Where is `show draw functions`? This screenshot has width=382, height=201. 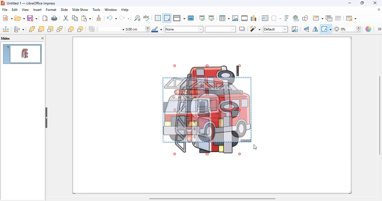
show draw functions is located at coordinates (305, 18).